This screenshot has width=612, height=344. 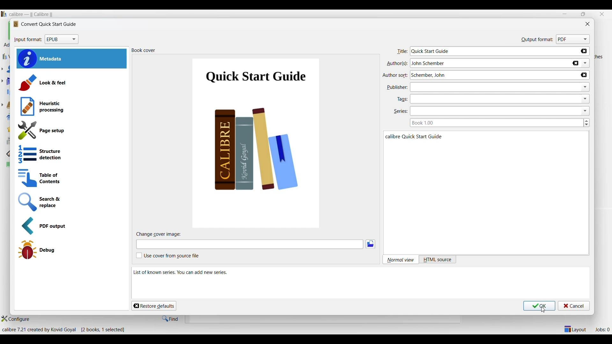 What do you see at coordinates (168, 255) in the screenshot?
I see `Toggle for cover from source file` at bounding box center [168, 255].